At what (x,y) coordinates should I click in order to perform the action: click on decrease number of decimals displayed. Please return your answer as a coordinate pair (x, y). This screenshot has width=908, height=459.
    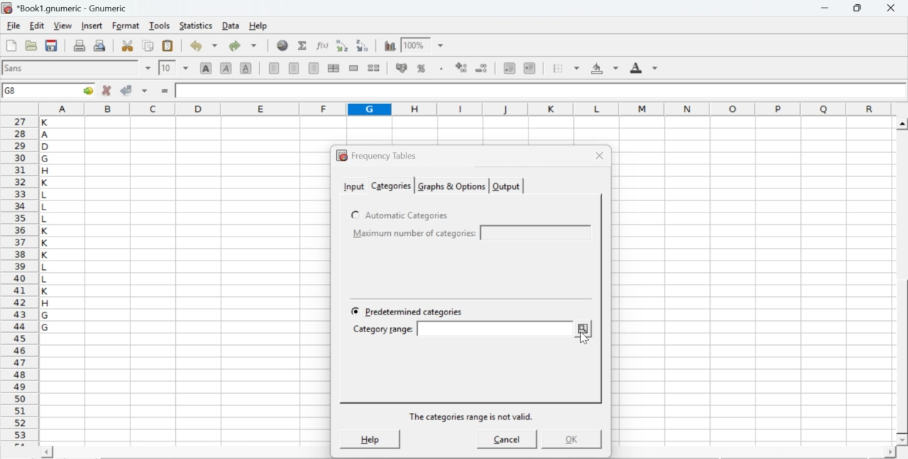
    Looking at the image, I should click on (481, 69).